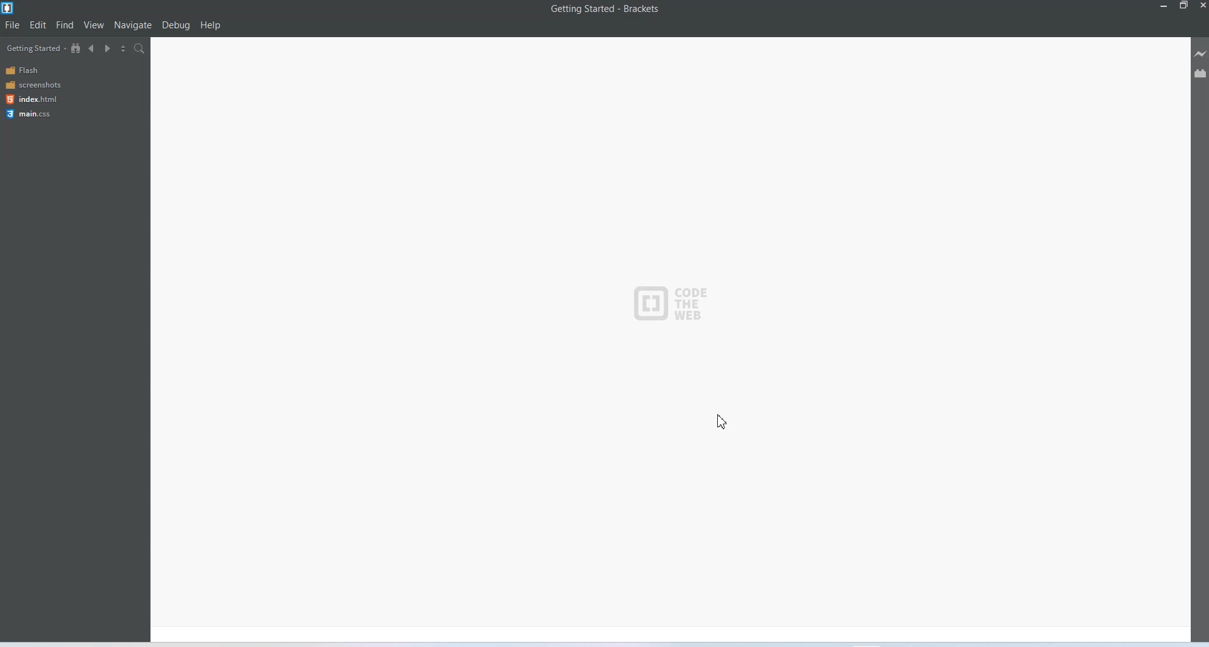 The image size is (1209, 647). I want to click on Close, so click(1201, 6).